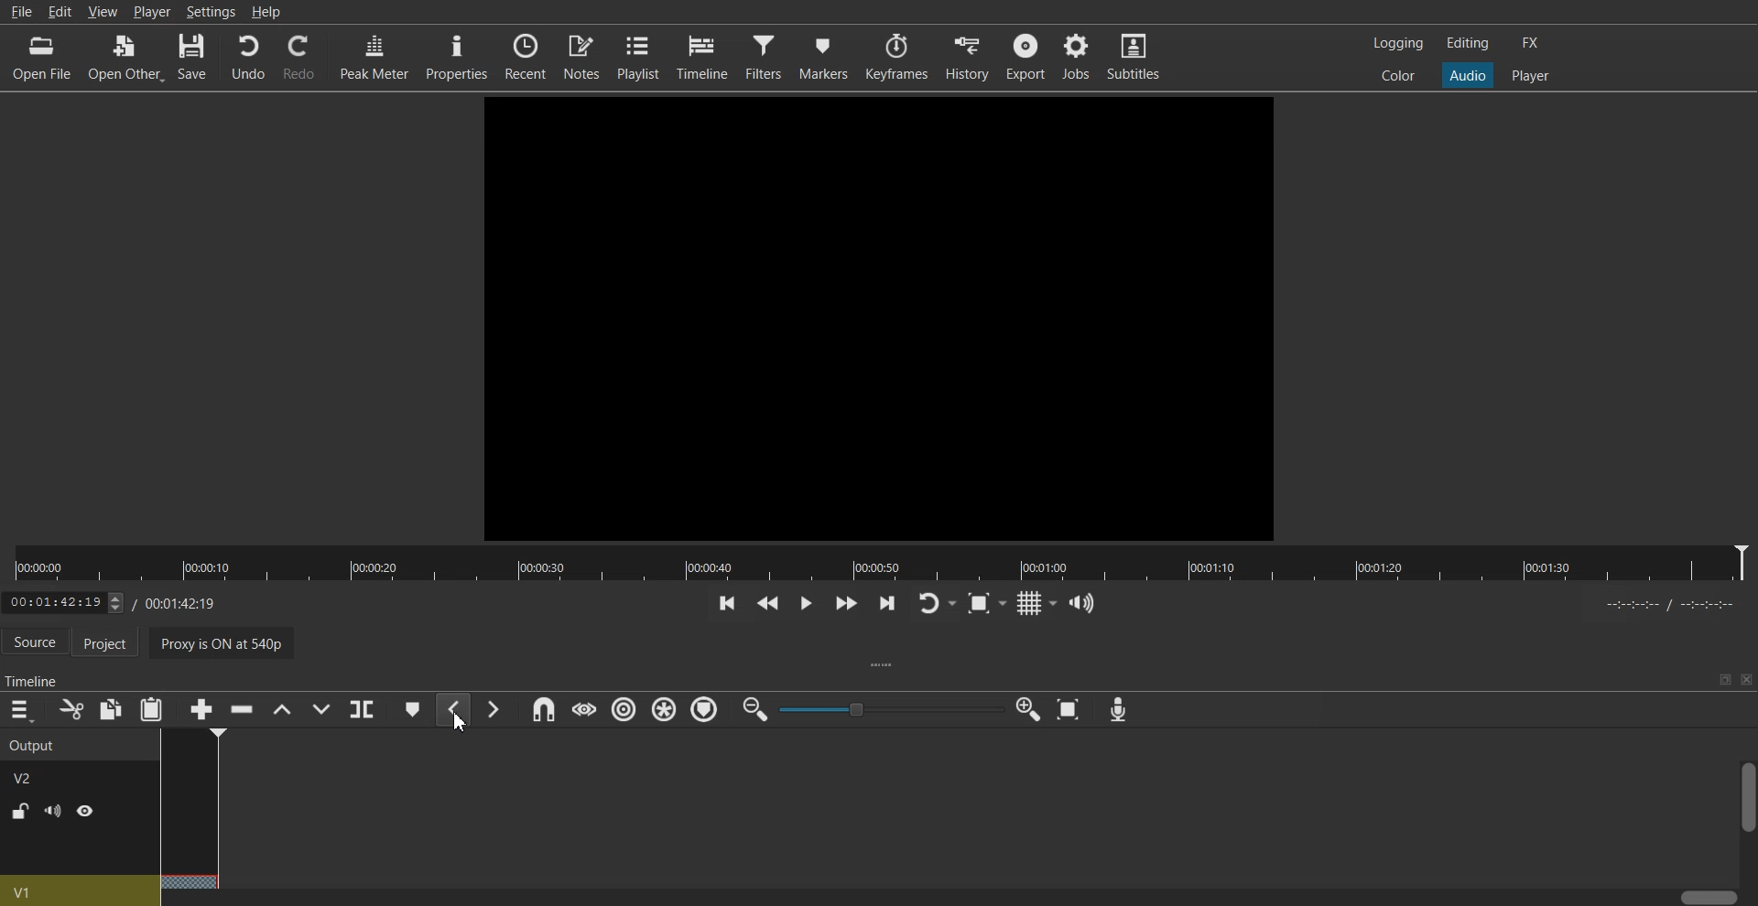 The image size is (1758, 906). I want to click on Subtitles, so click(1137, 57).